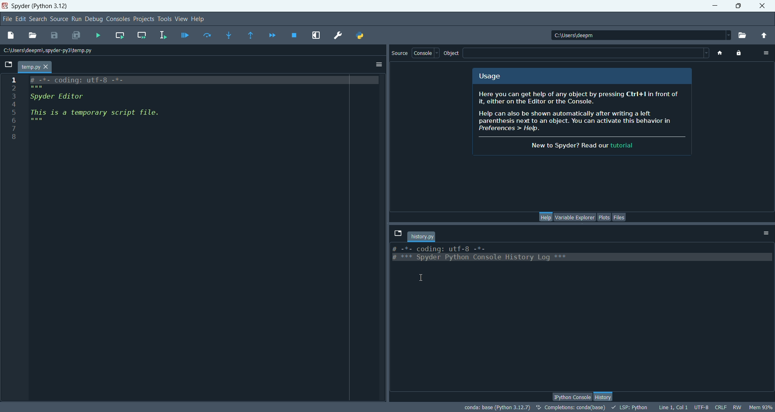 The width and height of the screenshot is (775, 412). What do you see at coordinates (574, 217) in the screenshot?
I see `variable explorer` at bounding box center [574, 217].